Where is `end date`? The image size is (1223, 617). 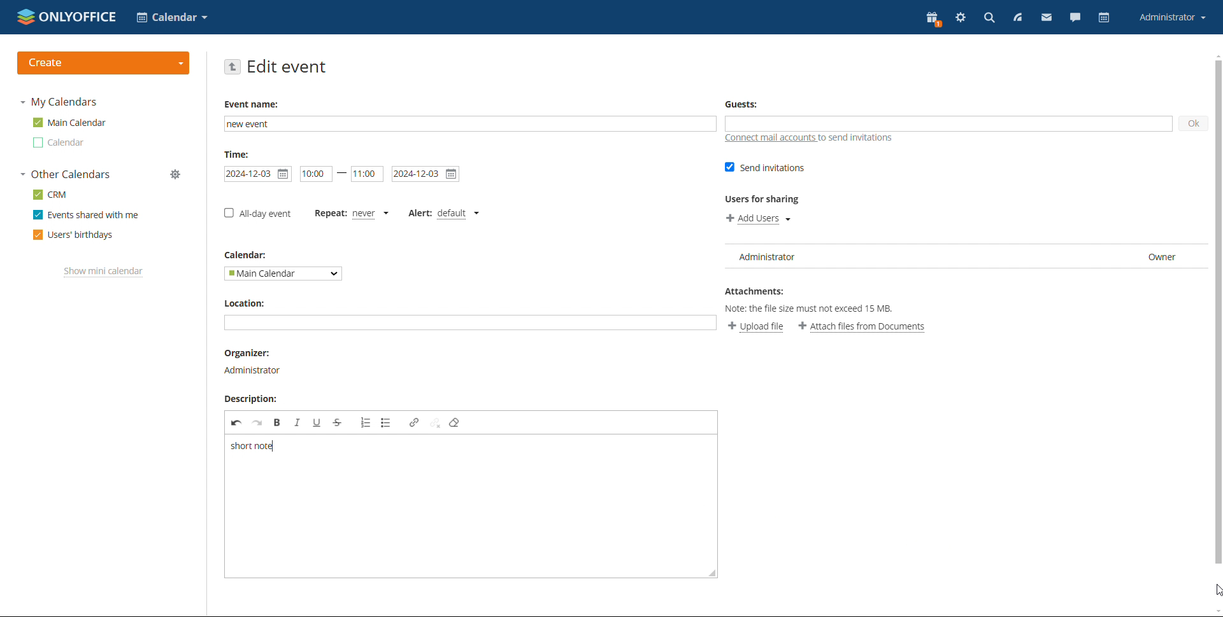
end date is located at coordinates (426, 174).